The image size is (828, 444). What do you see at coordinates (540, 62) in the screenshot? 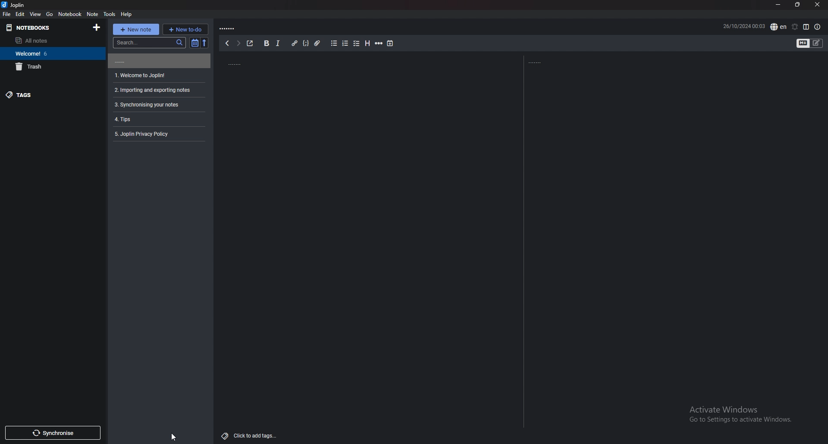
I see `.......` at bounding box center [540, 62].